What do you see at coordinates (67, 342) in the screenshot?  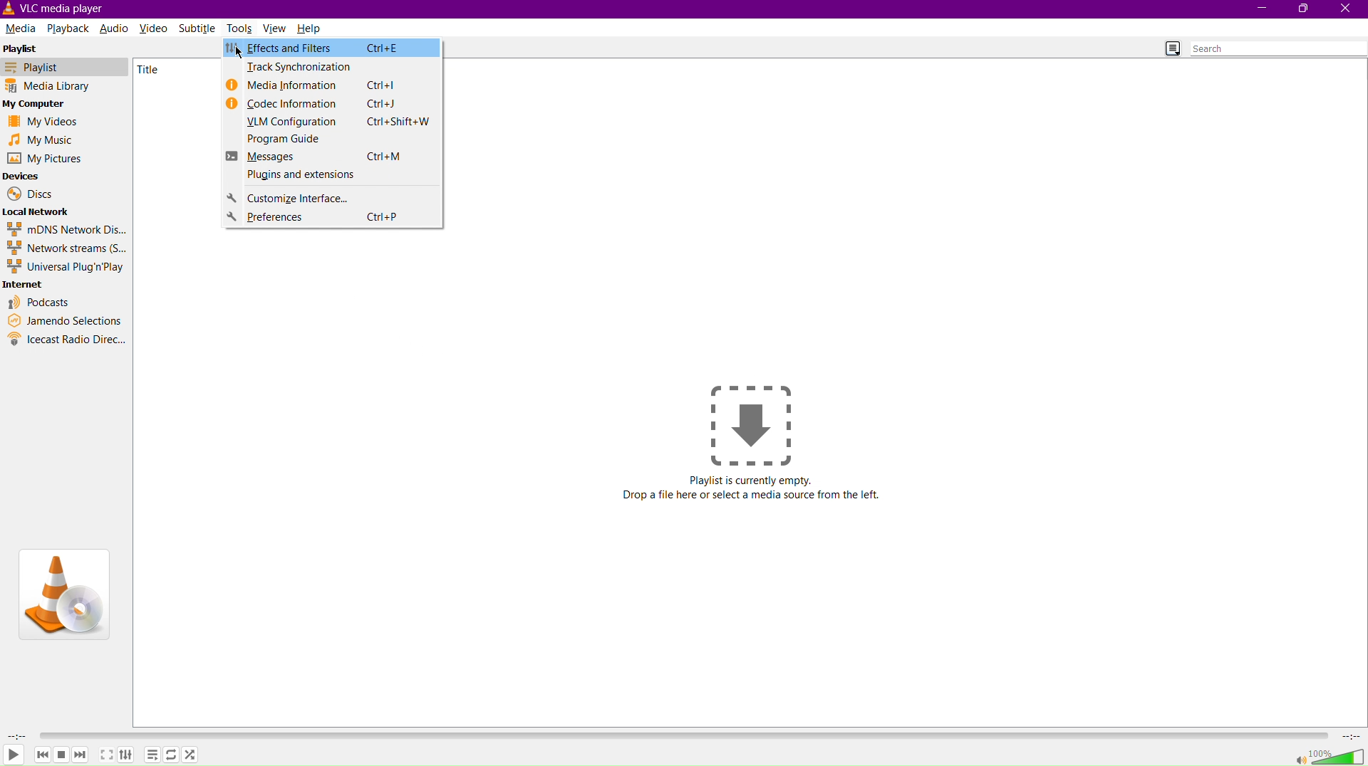 I see `Icecast Radio Directory` at bounding box center [67, 342].